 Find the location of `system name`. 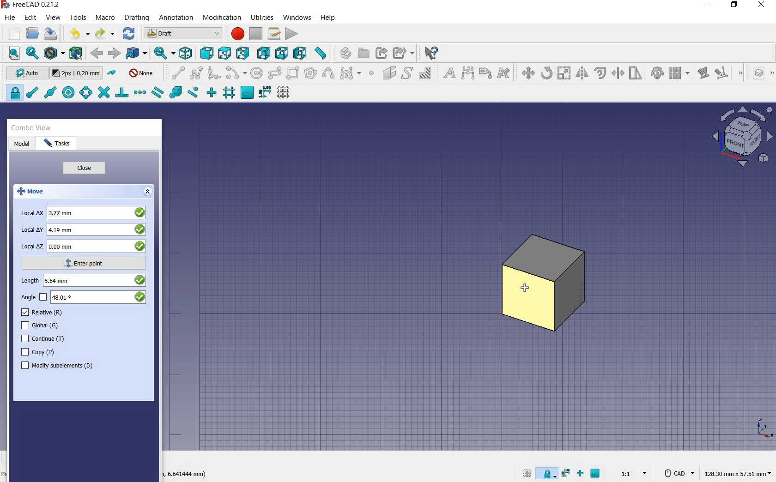

system name is located at coordinates (31, 5).